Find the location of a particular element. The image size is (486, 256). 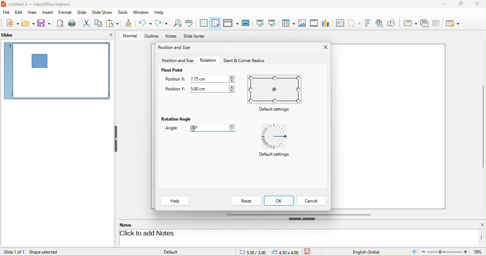

minimize is located at coordinates (443, 5).